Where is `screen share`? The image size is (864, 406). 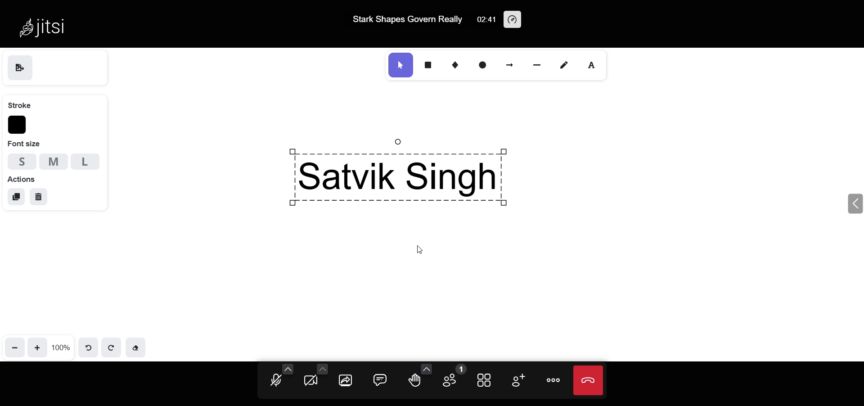 screen share is located at coordinates (346, 381).